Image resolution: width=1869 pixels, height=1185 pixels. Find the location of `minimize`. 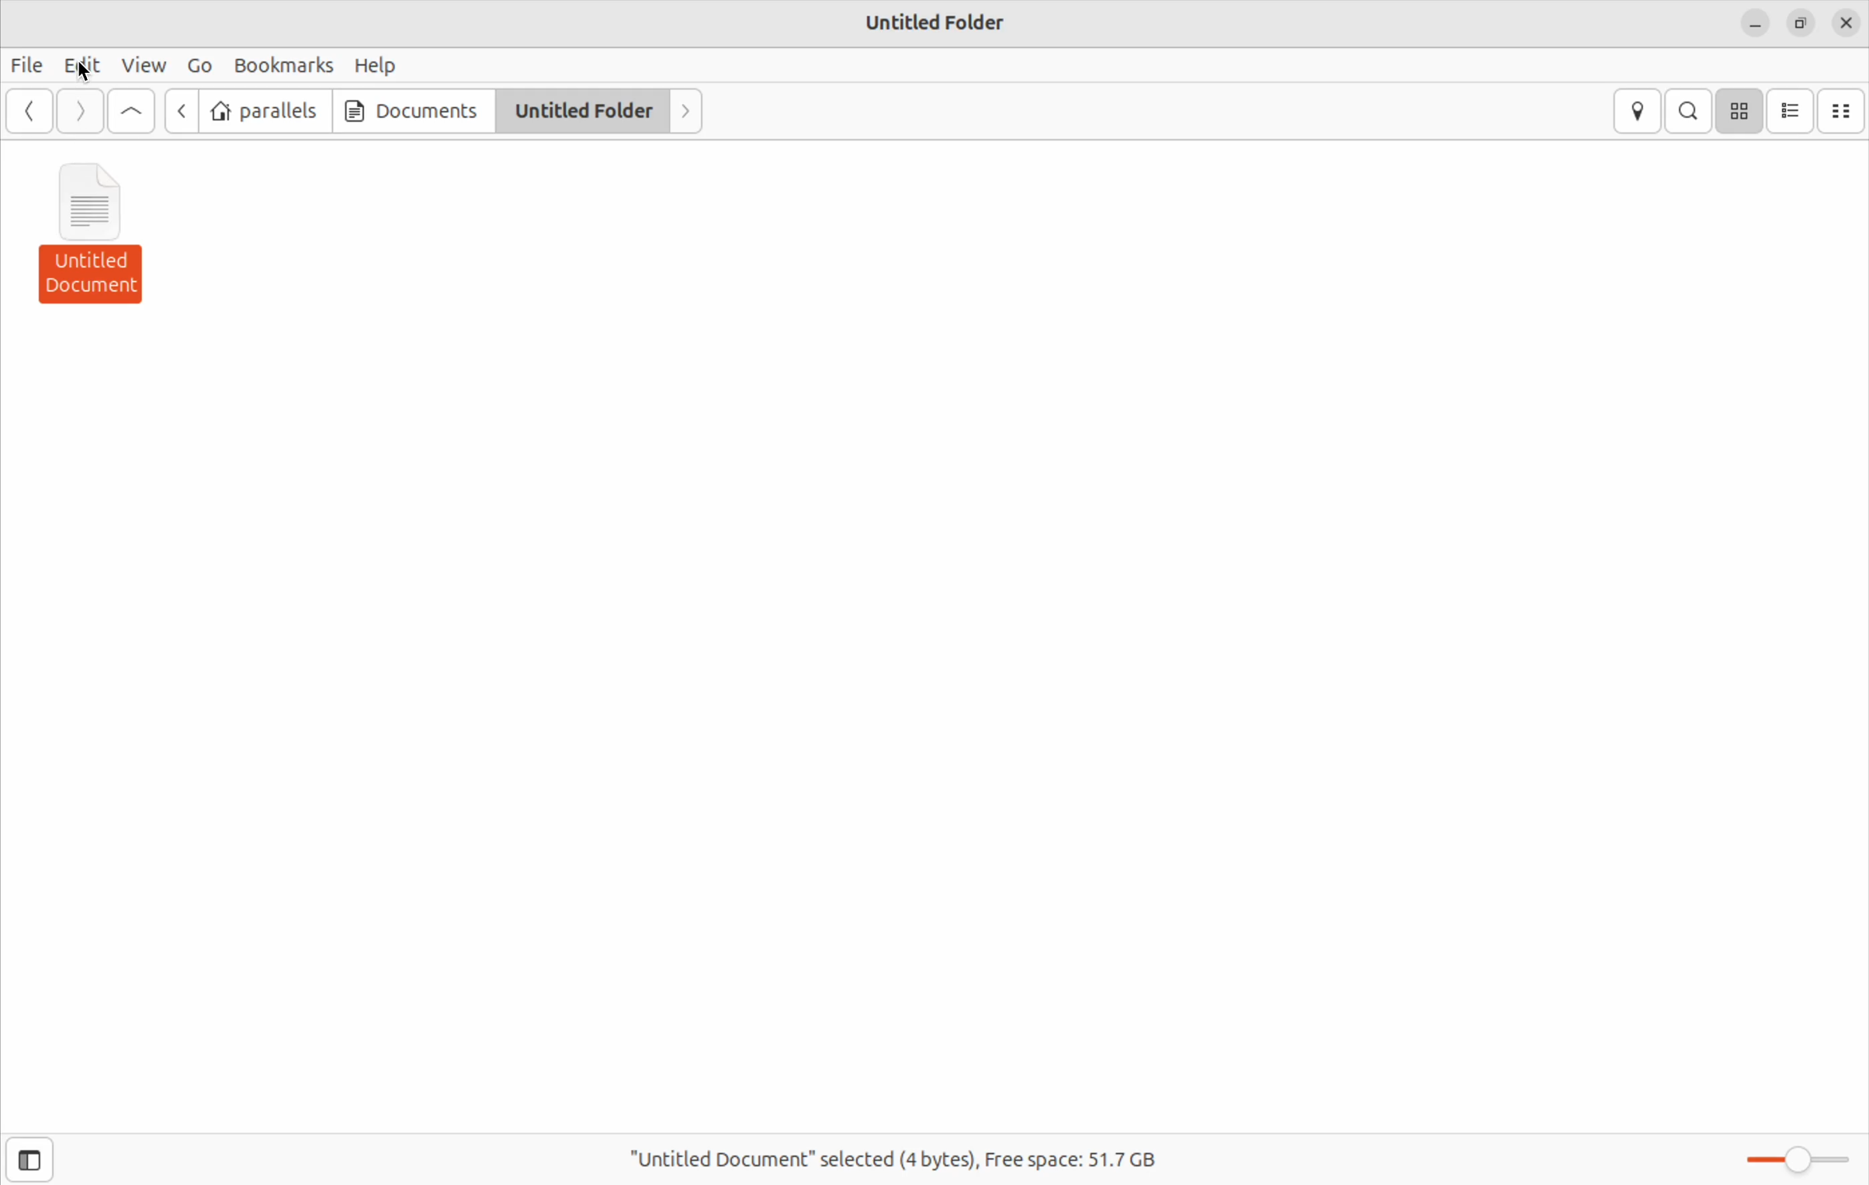

minimize is located at coordinates (1756, 28).